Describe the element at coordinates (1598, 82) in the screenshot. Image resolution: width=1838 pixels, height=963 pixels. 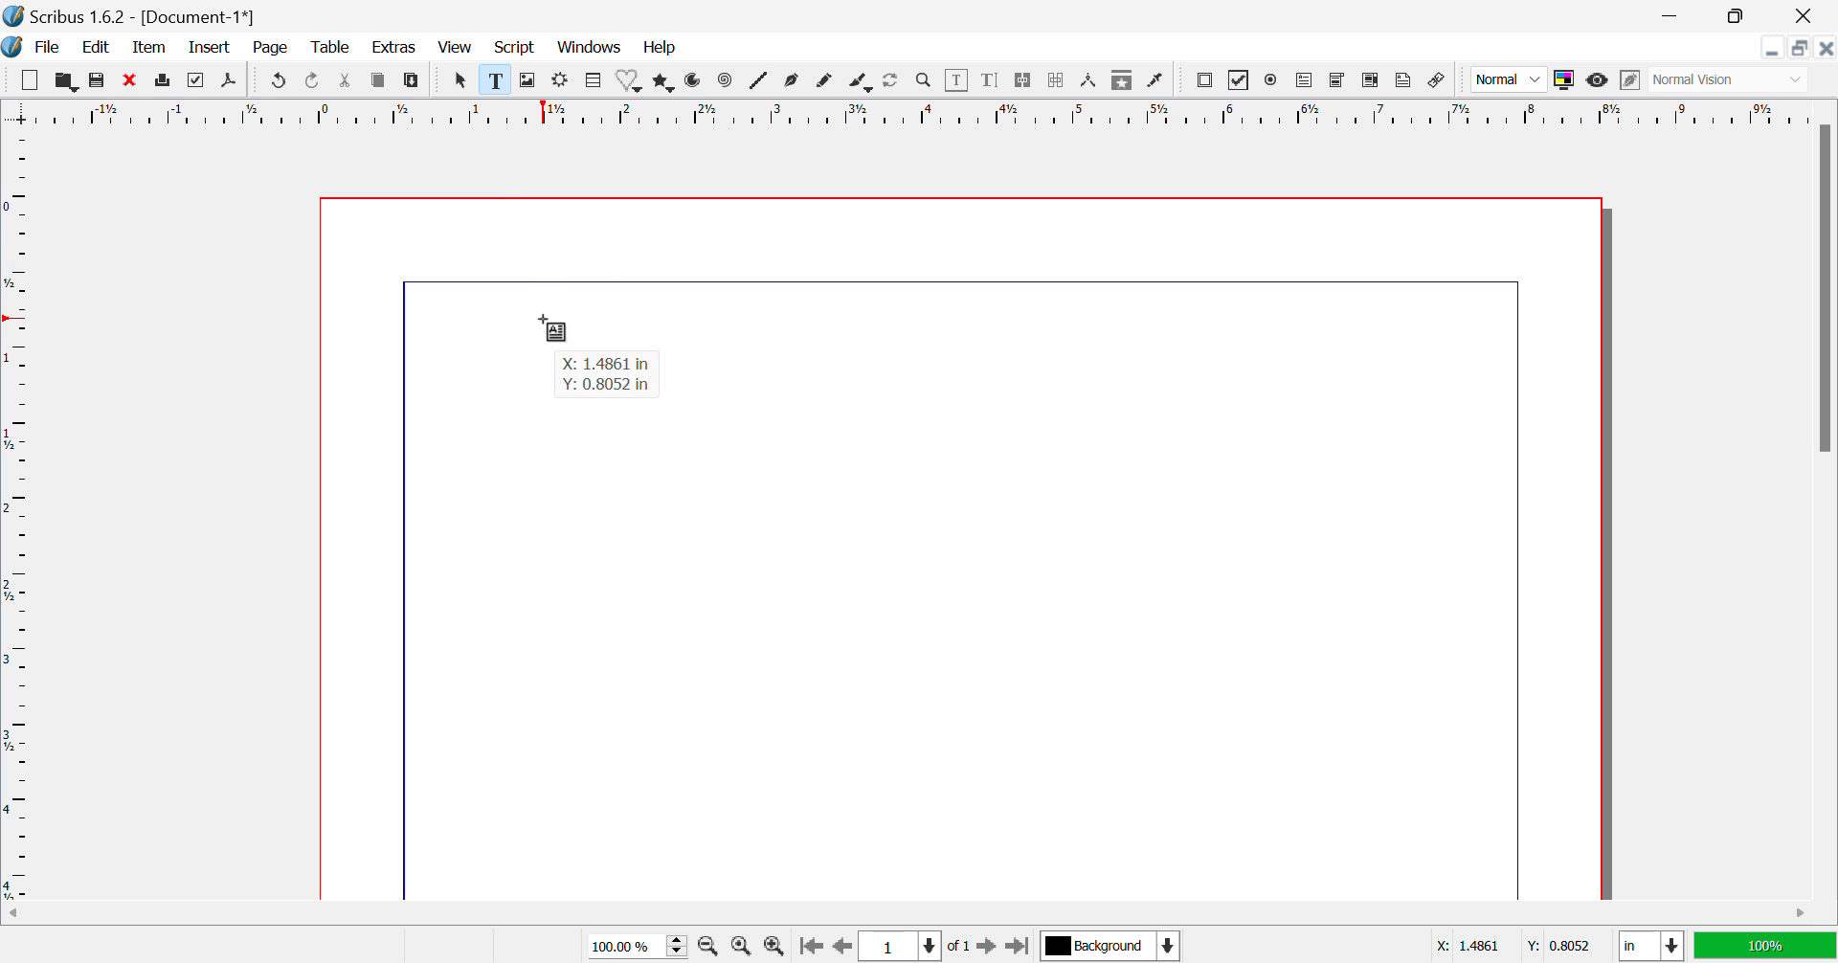
I see `Preview Mode` at that location.